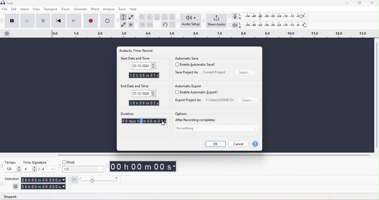 The image size is (379, 200). I want to click on view, so click(37, 10).